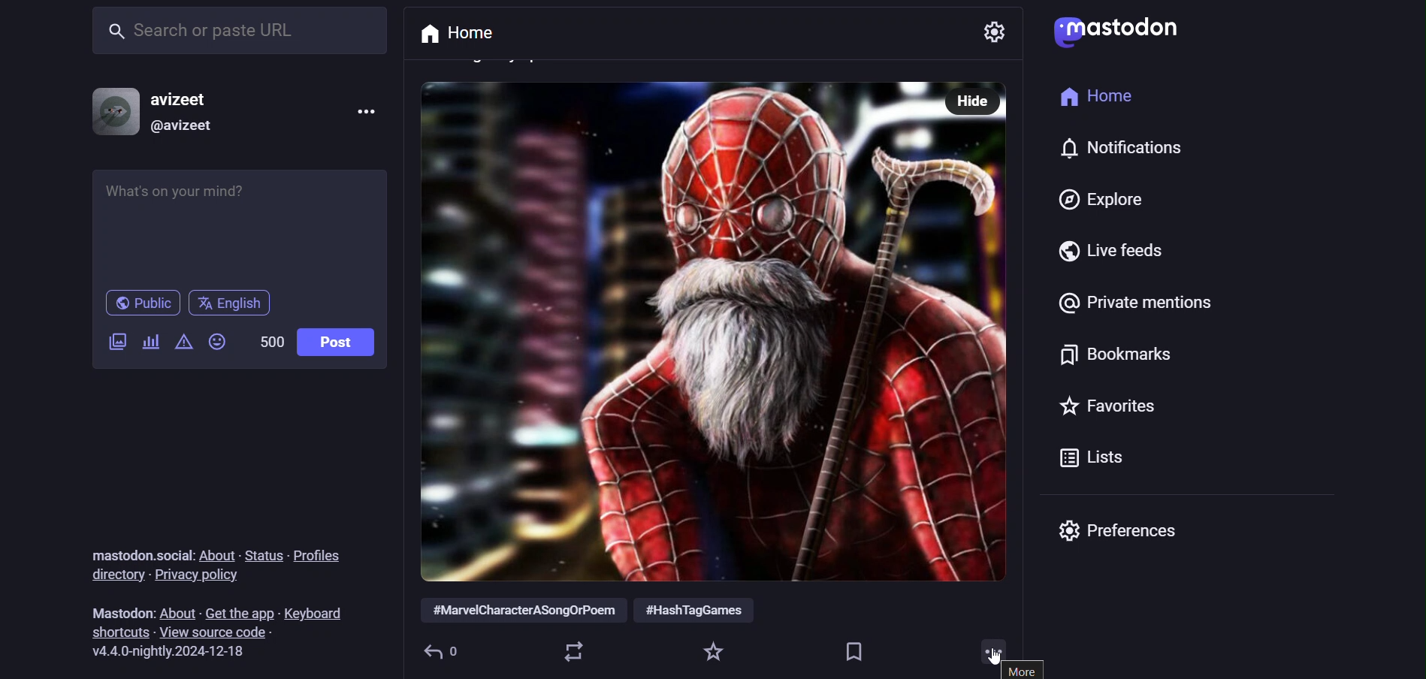 This screenshot has height=679, width=1426. What do you see at coordinates (455, 35) in the screenshot?
I see `home` at bounding box center [455, 35].